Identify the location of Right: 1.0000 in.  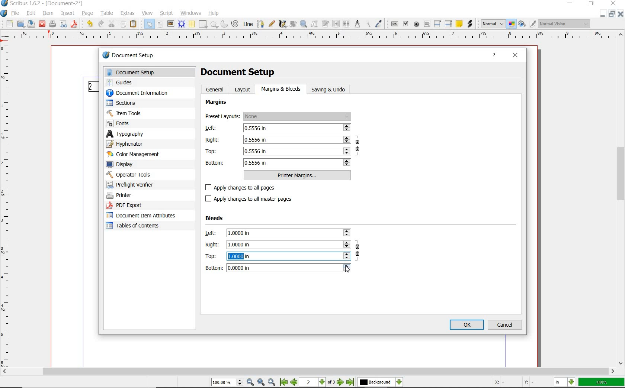
(277, 245).